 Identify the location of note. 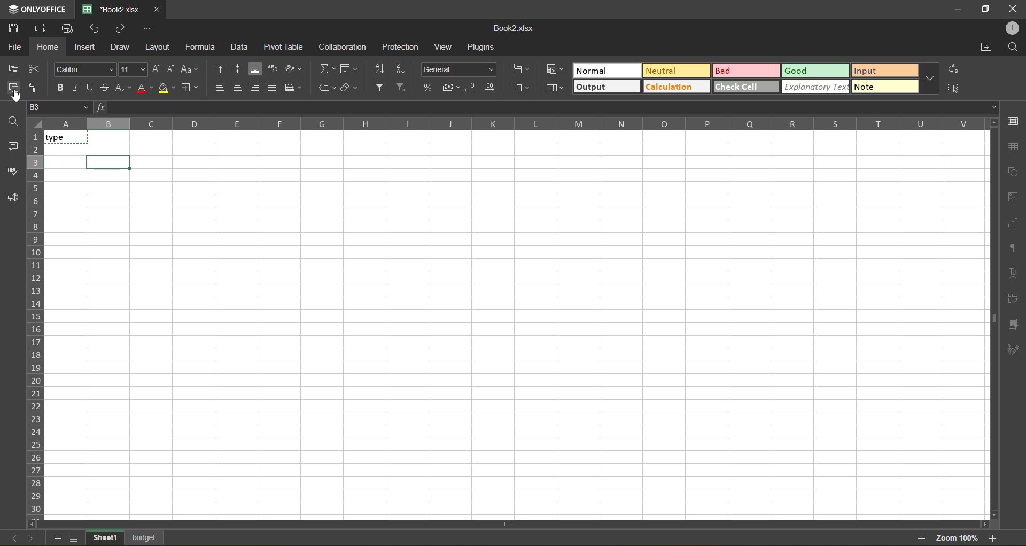
(885, 87).